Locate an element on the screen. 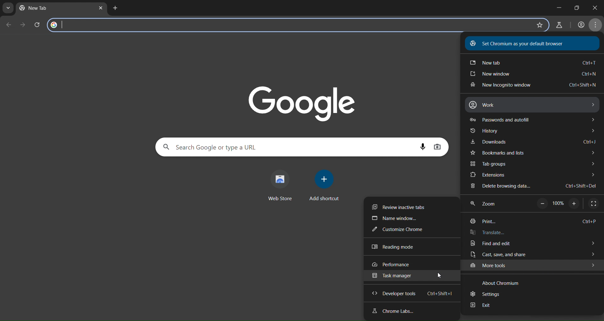  menu is located at coordinates (596, 26).